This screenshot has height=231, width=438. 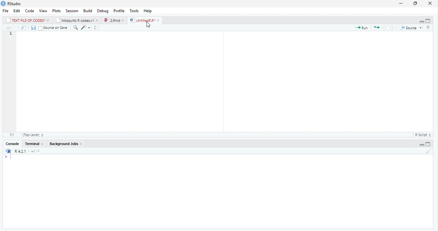 What do you see at coordinates (135, 11) in the screenshot?
I see `Tools` at bounding box center [135, 11].